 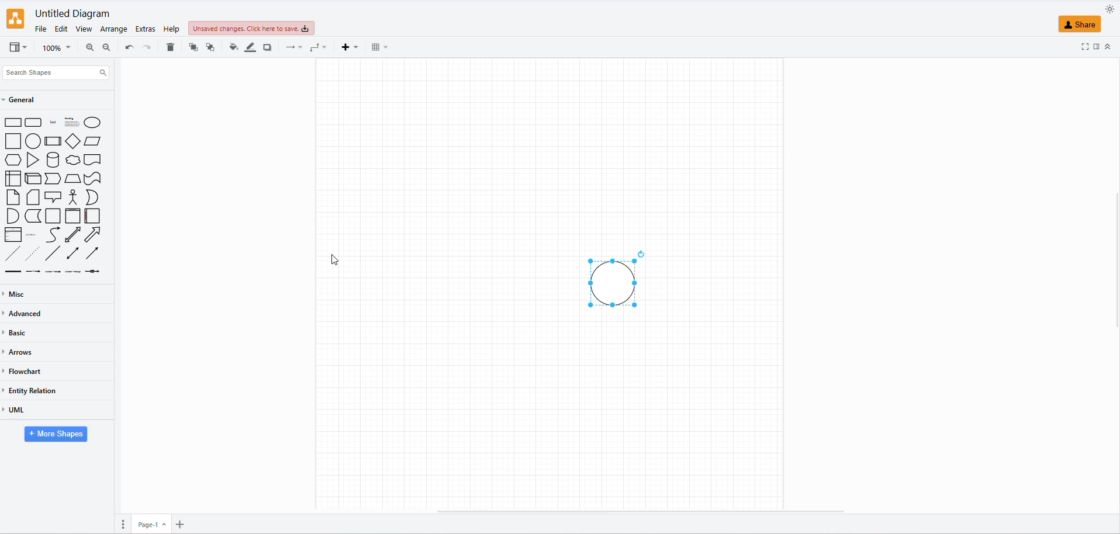 I want to click on SHARE, so click(x=1081, y=25).